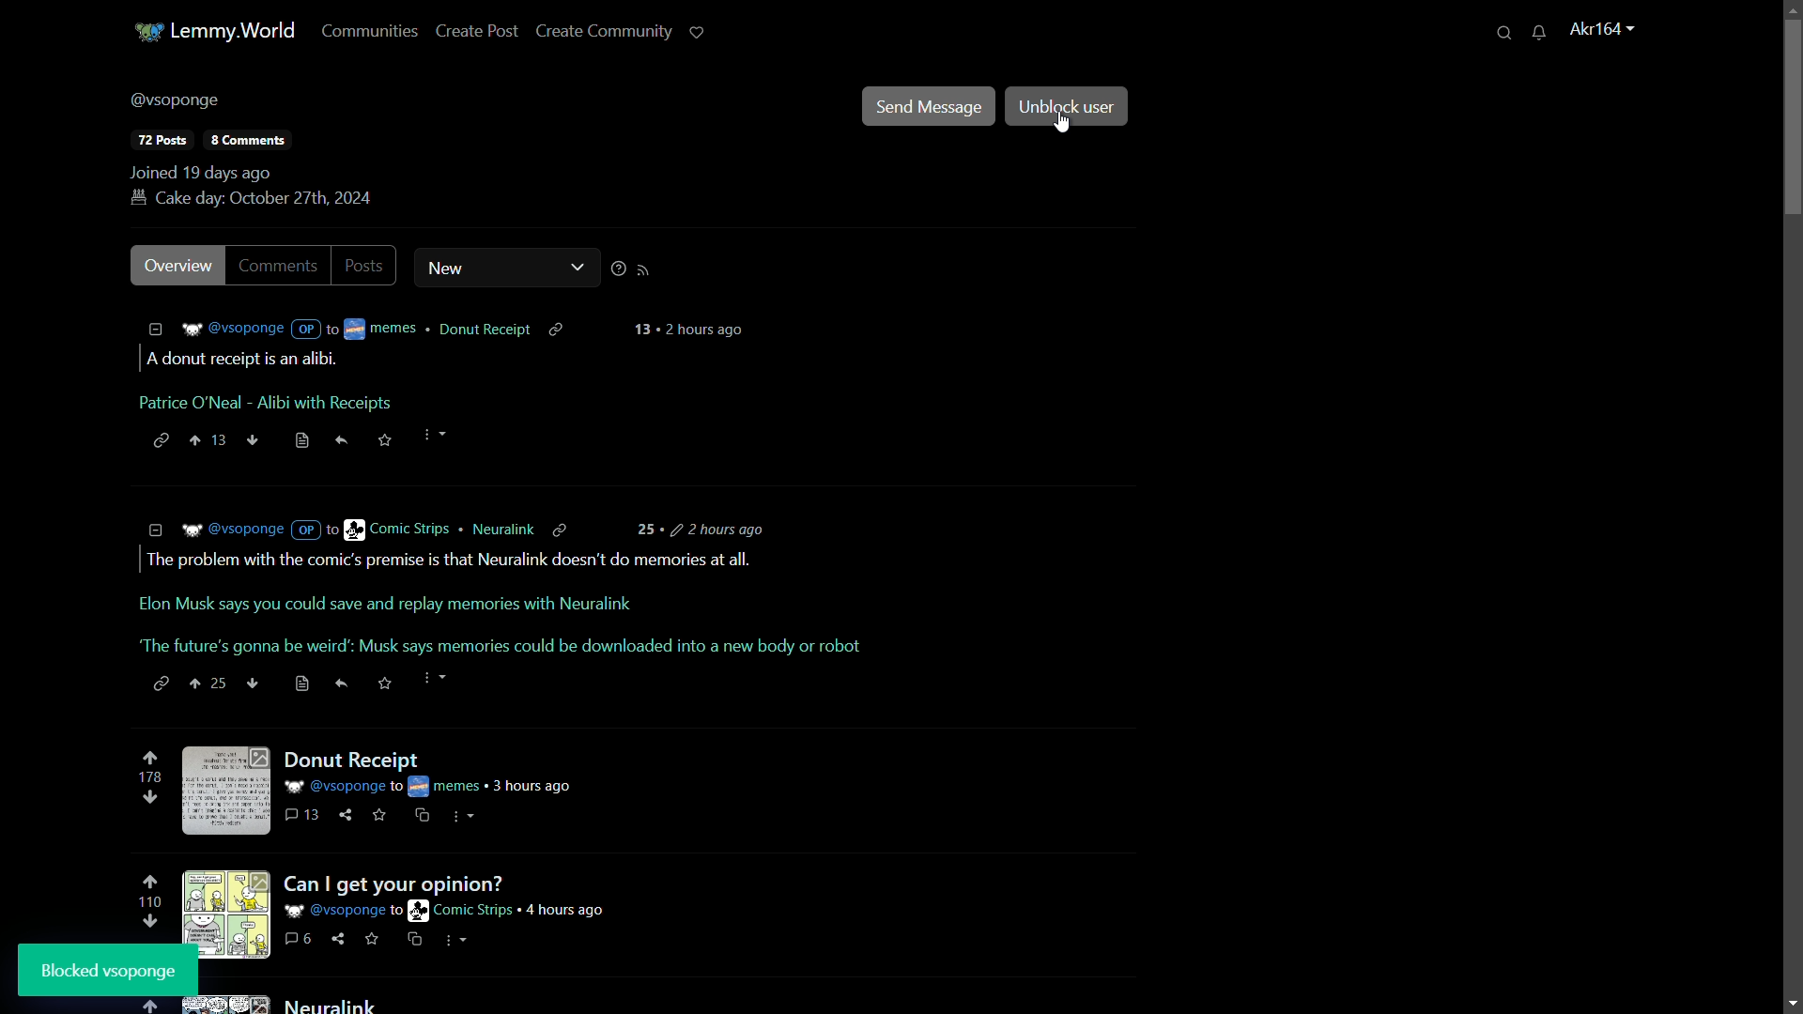 This screenshot has height=1014, width=1803. I want to click on new, so click(480, 268).